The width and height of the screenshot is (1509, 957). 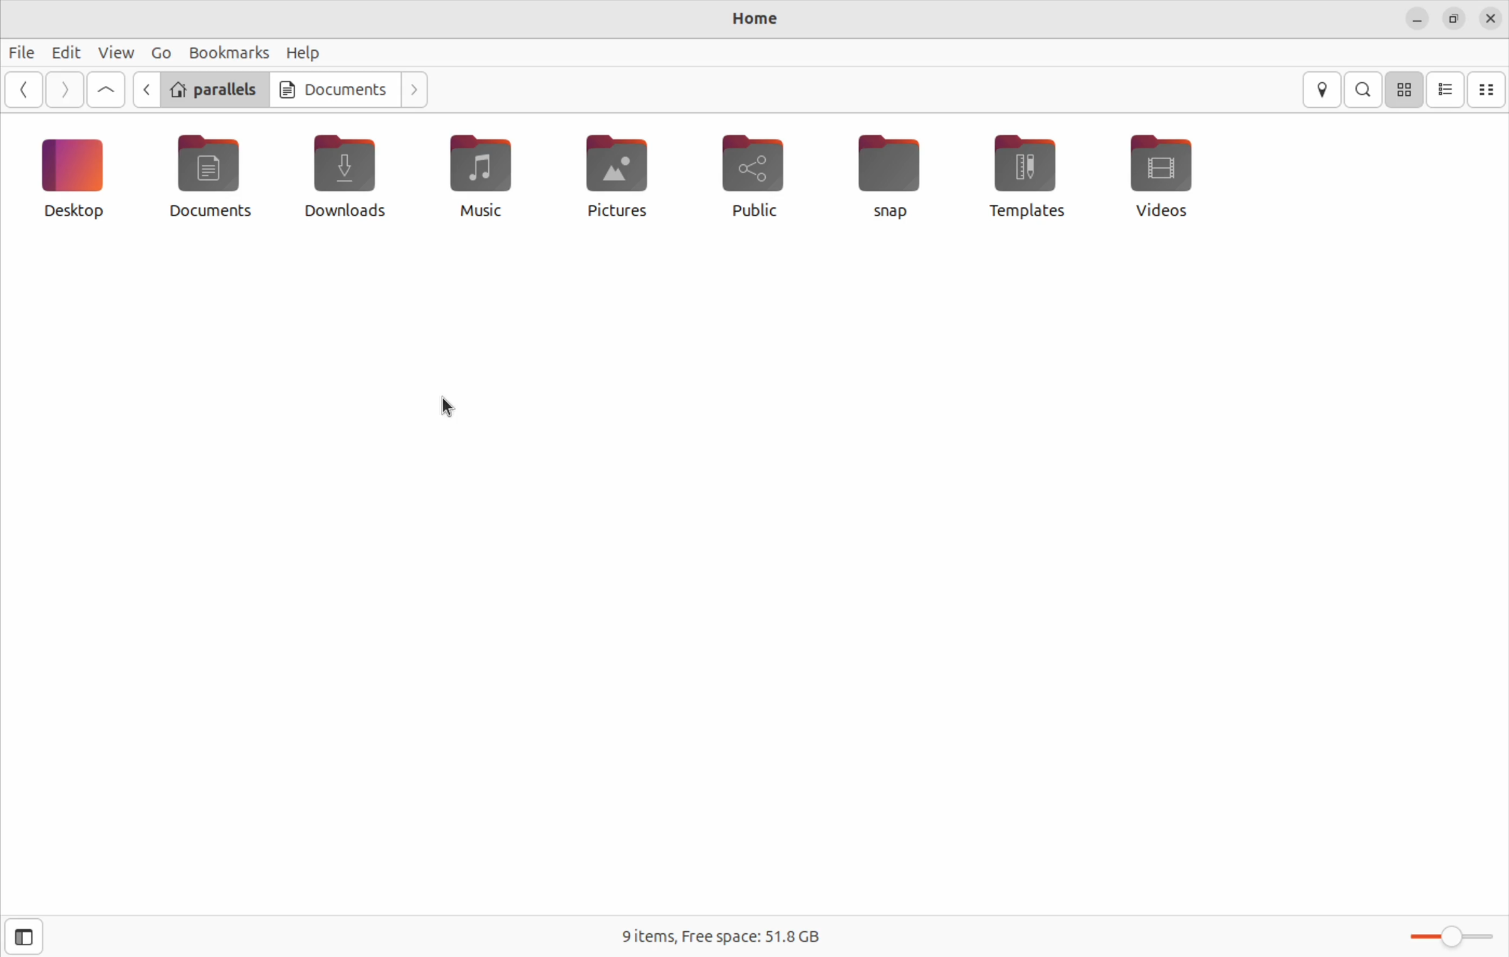 What do you see at coordinates (890, 177) in the screenshot?
I see `desktop` at bounding box center [890, 177].